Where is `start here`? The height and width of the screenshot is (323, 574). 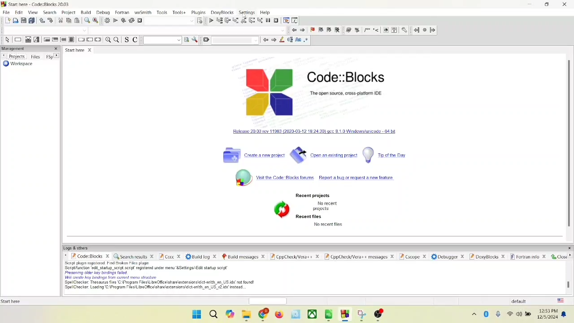
start here is located at coordinates (13, 301).